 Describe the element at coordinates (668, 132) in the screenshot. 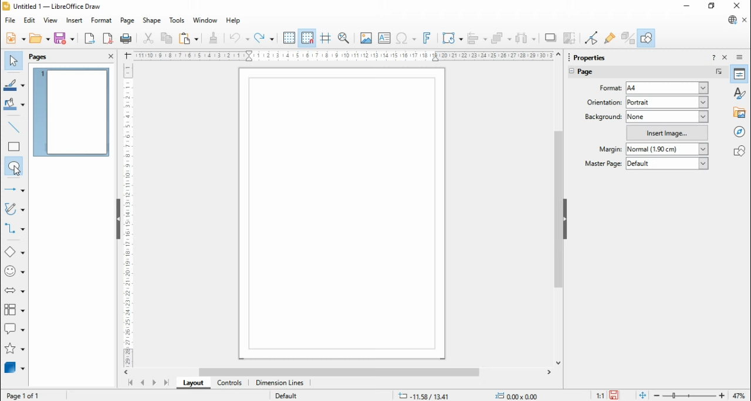

I see `insert image` at that location.